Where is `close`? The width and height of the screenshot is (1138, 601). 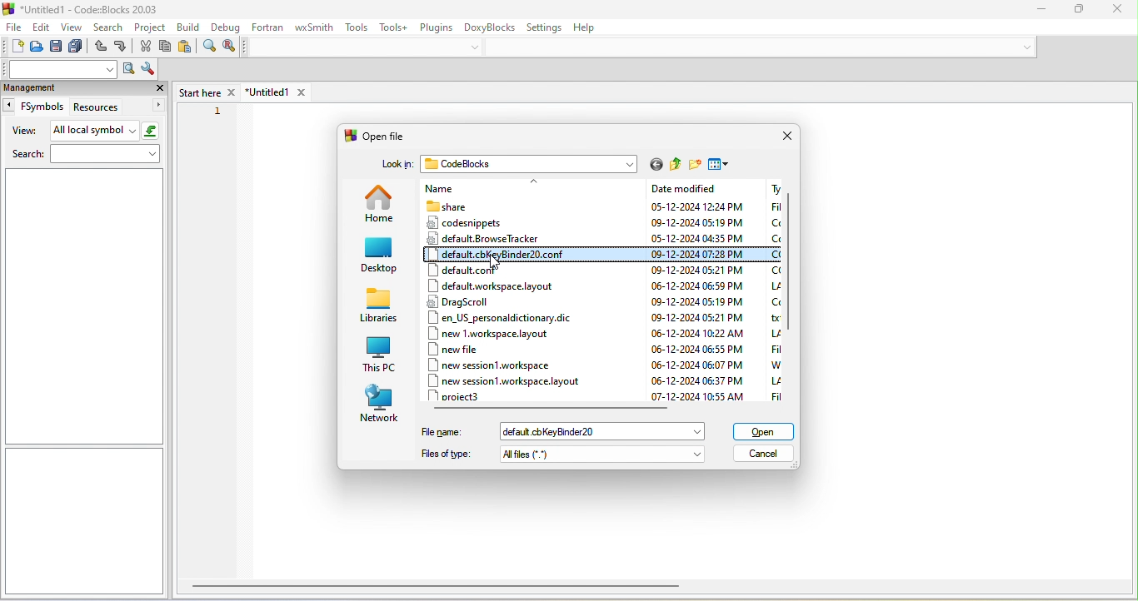
close is located at coordinates (159, 88).